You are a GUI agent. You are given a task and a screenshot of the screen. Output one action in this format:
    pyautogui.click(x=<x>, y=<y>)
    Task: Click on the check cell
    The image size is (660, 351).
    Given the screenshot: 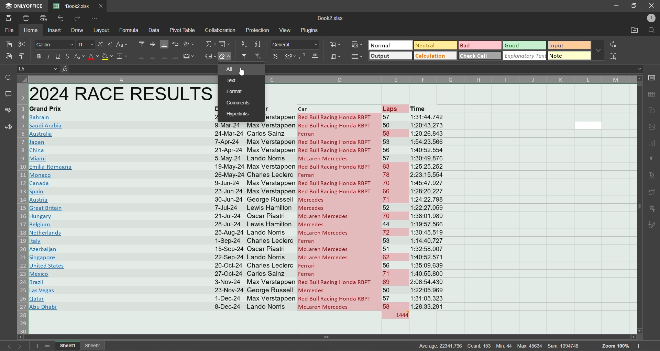 What is the action you would take?
    pyautogui.click(x=477, y=57)
    